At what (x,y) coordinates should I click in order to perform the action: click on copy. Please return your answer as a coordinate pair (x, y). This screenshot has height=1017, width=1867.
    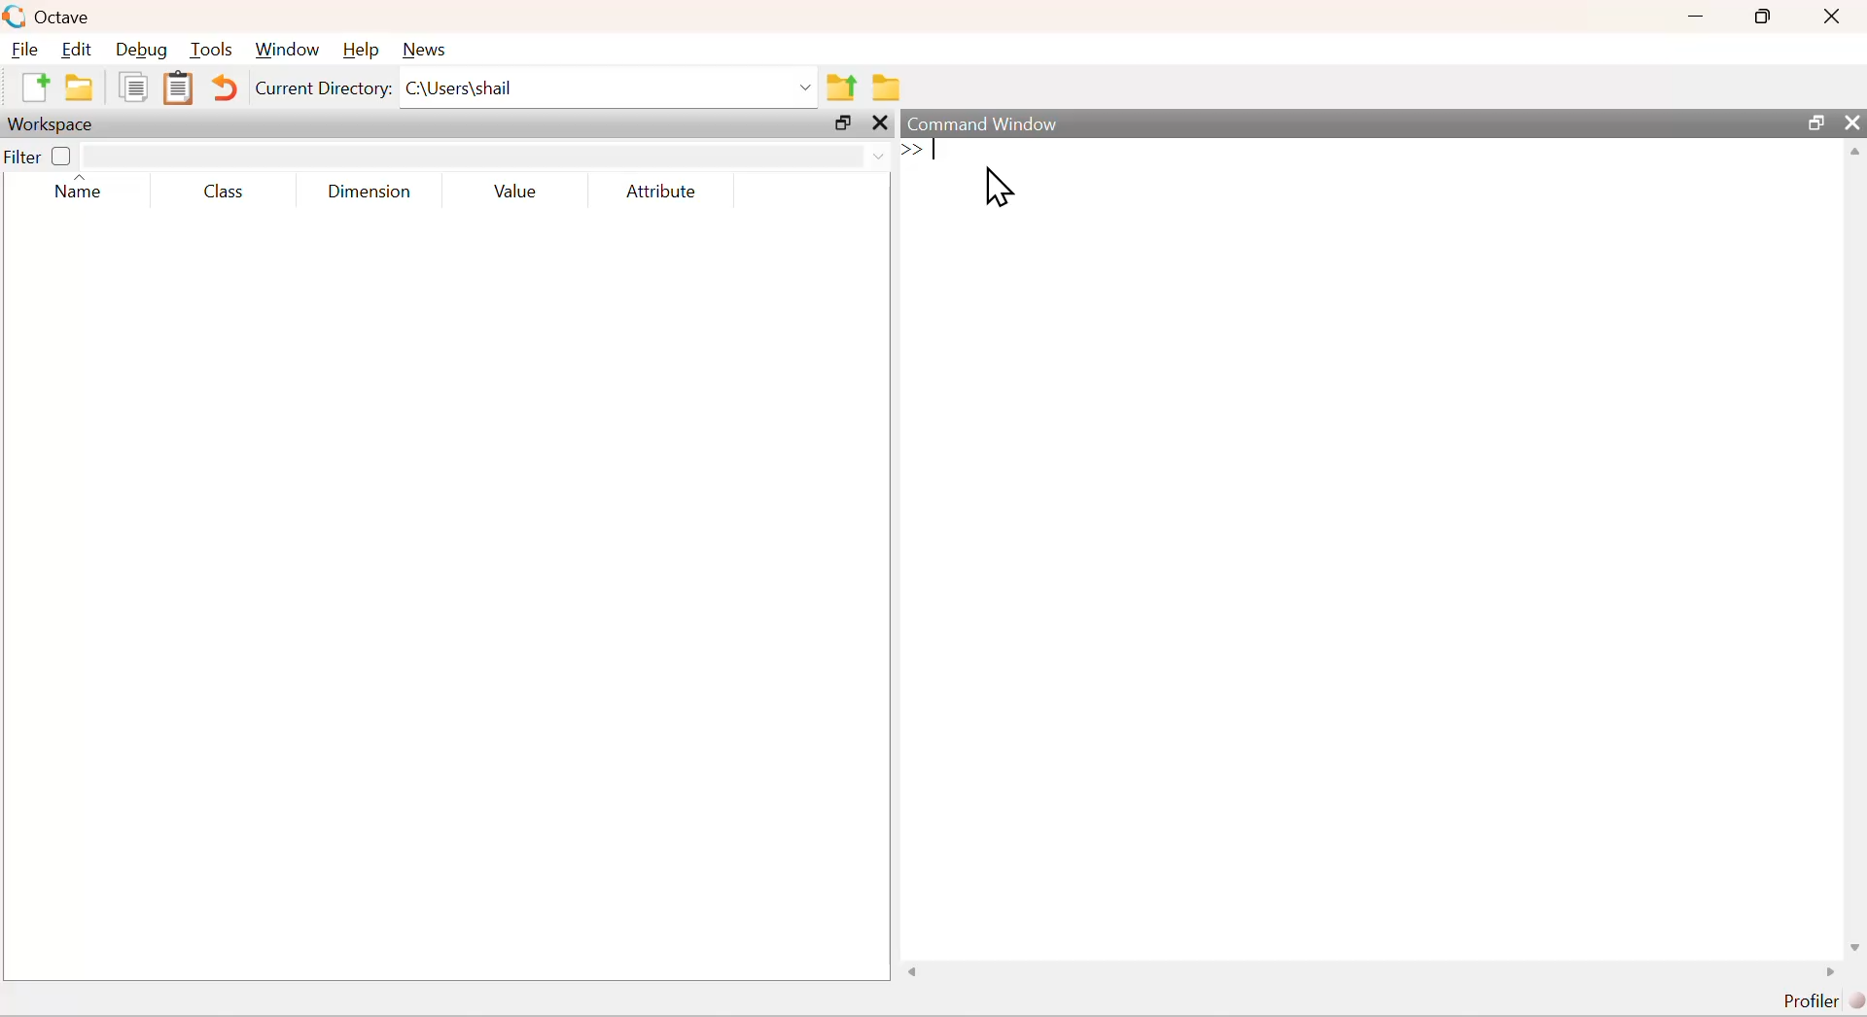
    Looking at the image, I should click on (133, 86).